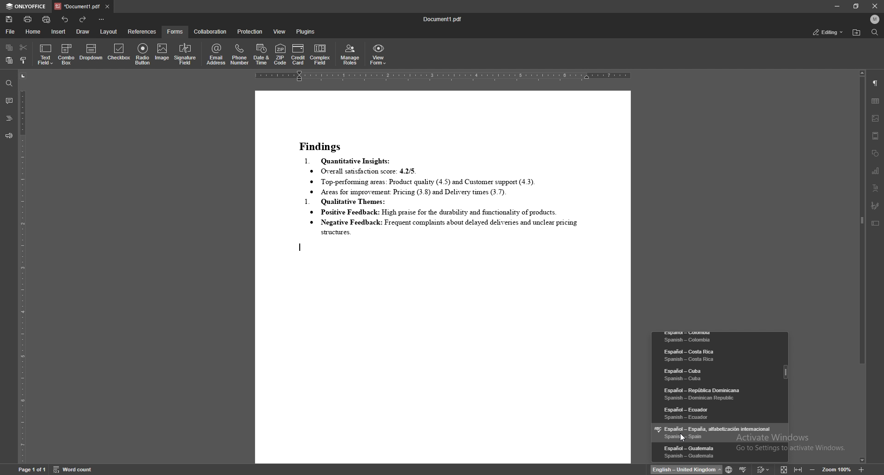 Image resolution: width=884 pixels, height=475 pixels. What do you see at coordinates (23, 61) in the screenshot?
I see `copy style` at bounding box center [23, 61].